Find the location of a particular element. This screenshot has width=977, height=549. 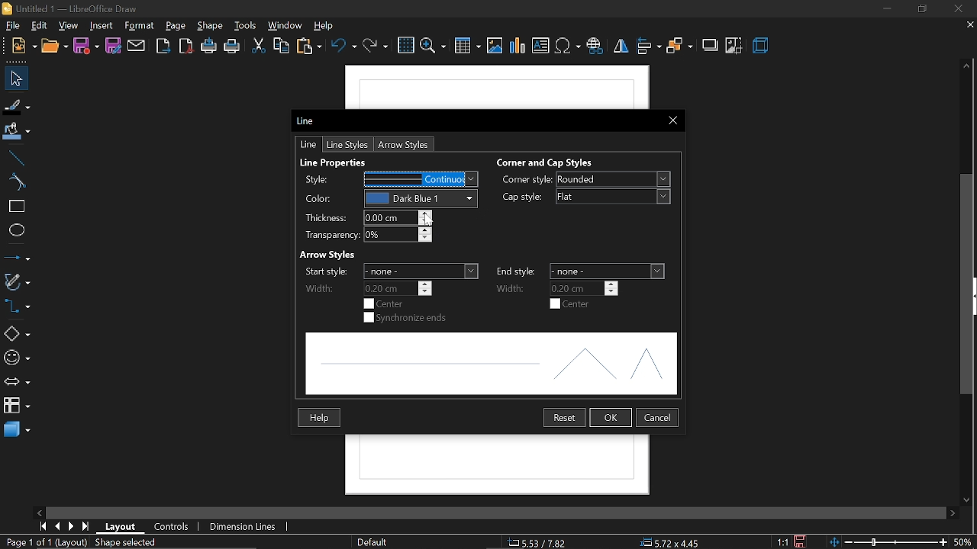

line is located at coordinates (17, 159).